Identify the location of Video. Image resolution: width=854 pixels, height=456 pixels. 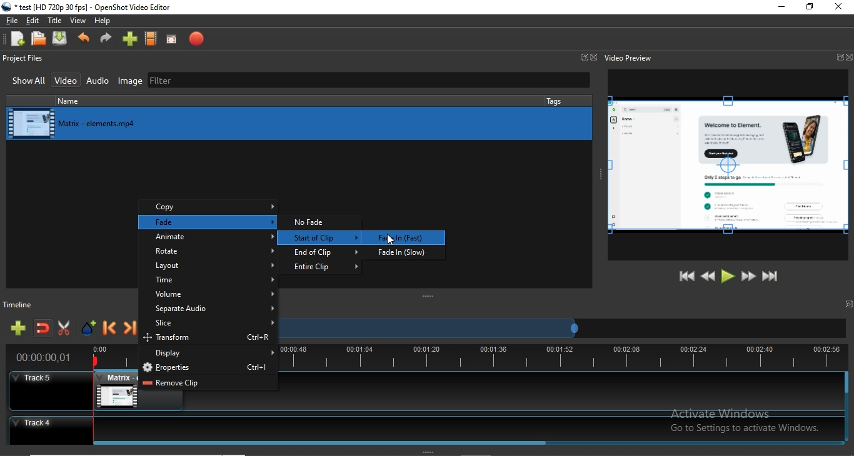
(67, 80).